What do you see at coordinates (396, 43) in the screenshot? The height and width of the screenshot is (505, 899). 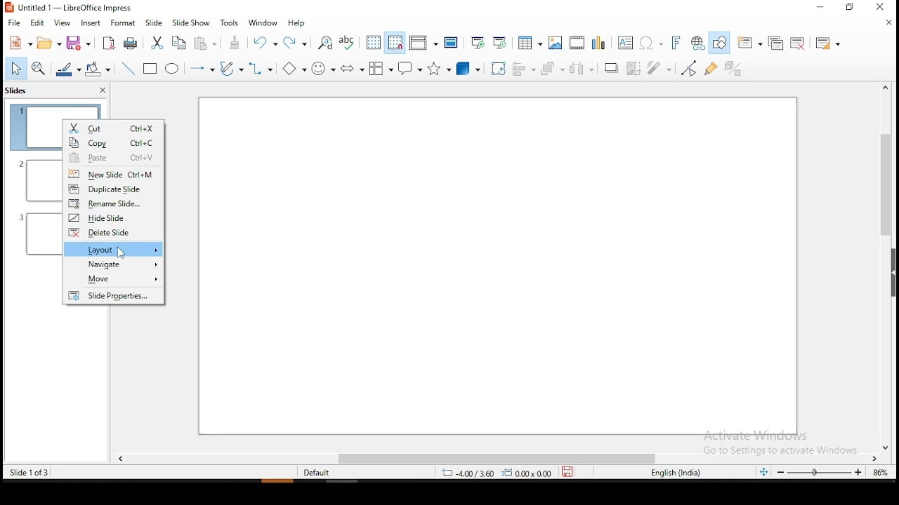 I see `snap to grid` at bounding box center [396, 43].